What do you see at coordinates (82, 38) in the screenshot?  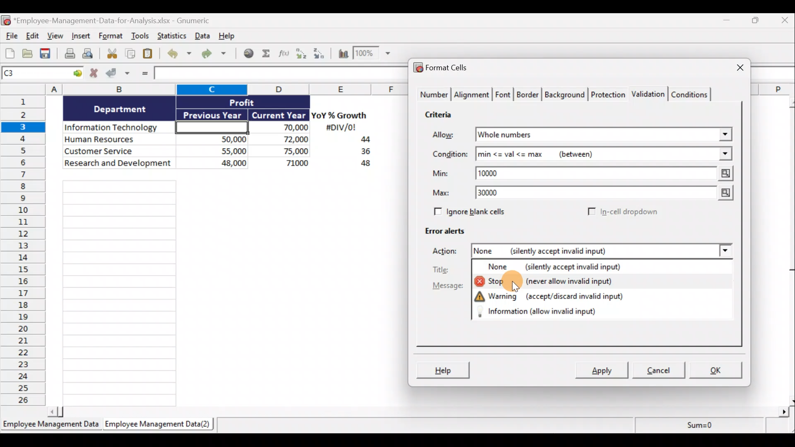 I see `Insert` at bounding box center [82, 38].